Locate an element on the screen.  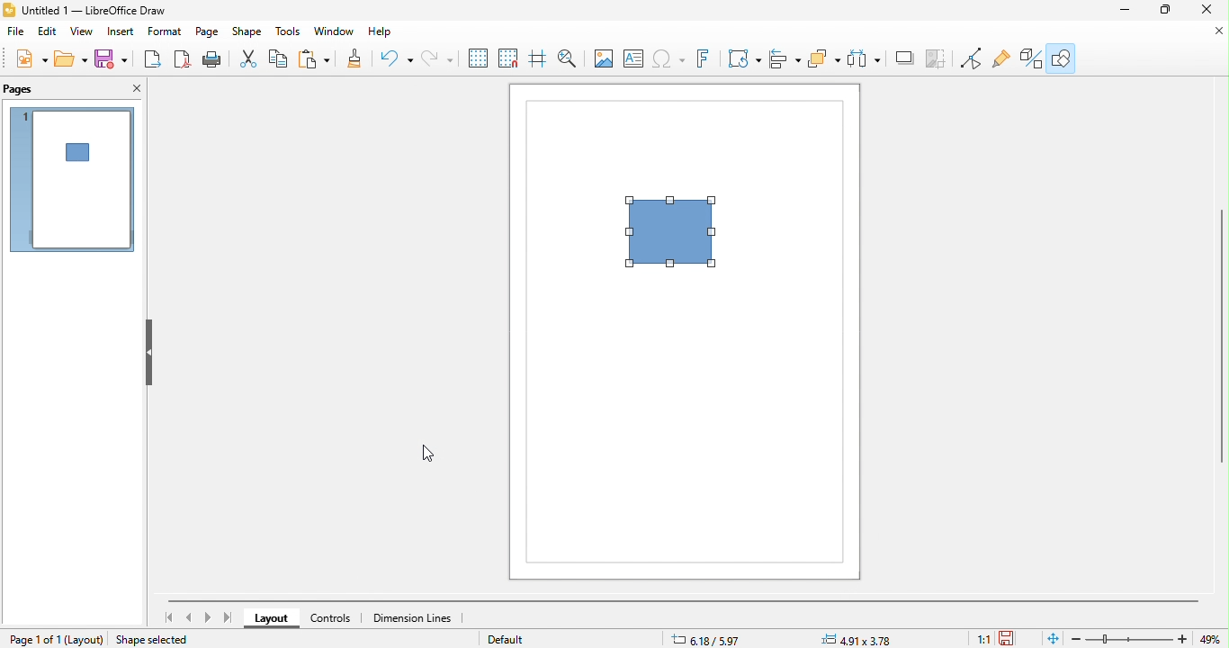
window is located at coordinates (335, 34).